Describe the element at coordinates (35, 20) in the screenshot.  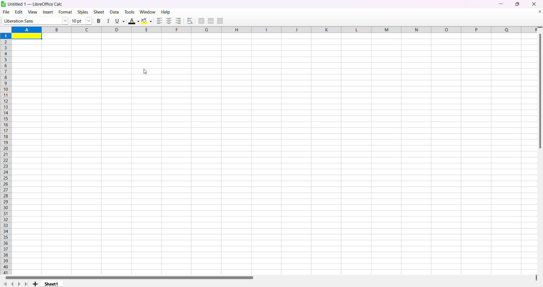
I see `font name` at that location.